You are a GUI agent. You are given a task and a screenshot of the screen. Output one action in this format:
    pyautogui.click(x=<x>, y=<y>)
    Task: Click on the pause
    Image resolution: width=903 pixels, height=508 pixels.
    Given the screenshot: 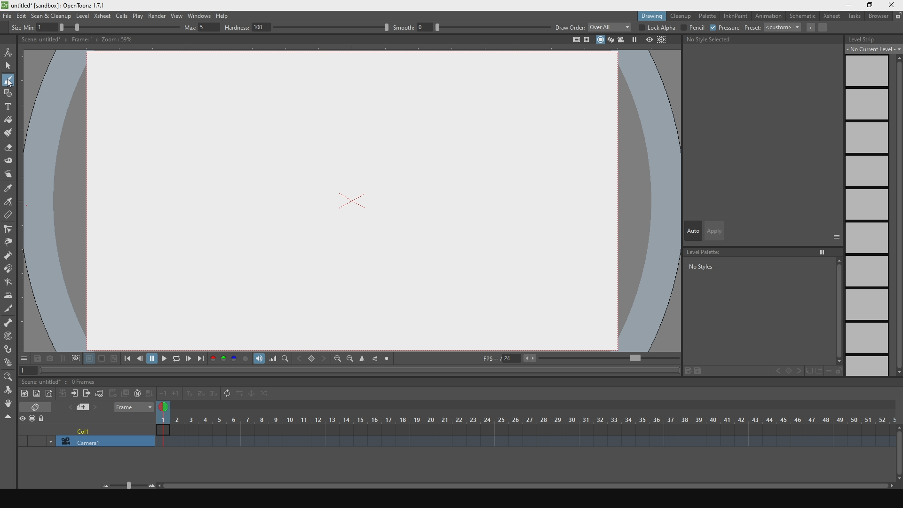 What is the action you would take?
    pyautogui.click(x=635, y=40)
    